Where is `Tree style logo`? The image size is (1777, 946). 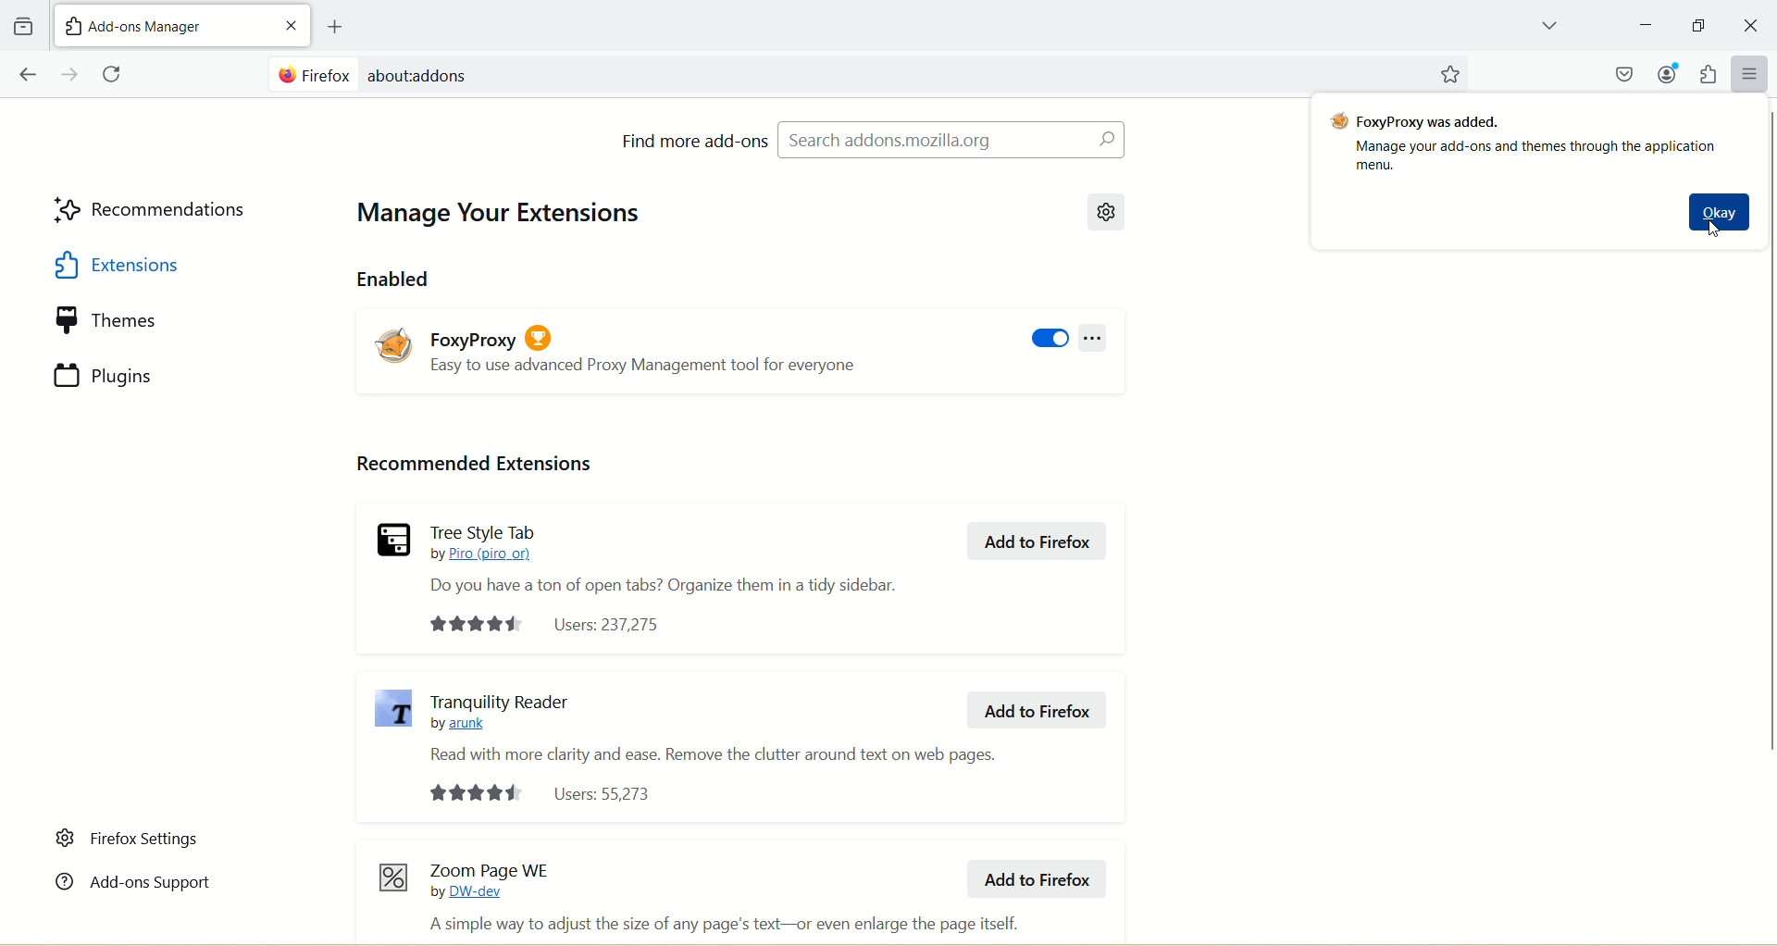 Tree style logo is located at coordinates (392, 539).